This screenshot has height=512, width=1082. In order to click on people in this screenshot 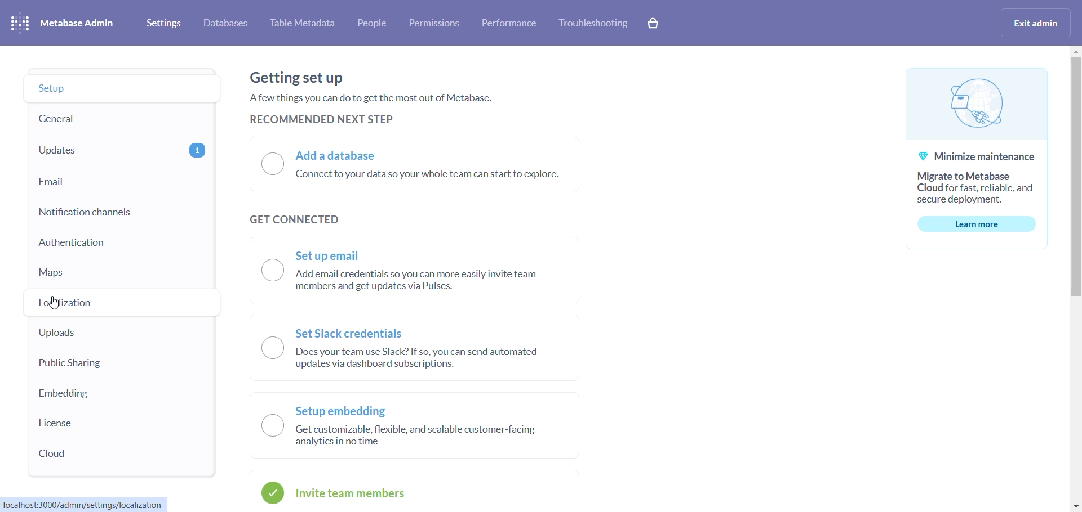, I will do `click(375, 23)`.